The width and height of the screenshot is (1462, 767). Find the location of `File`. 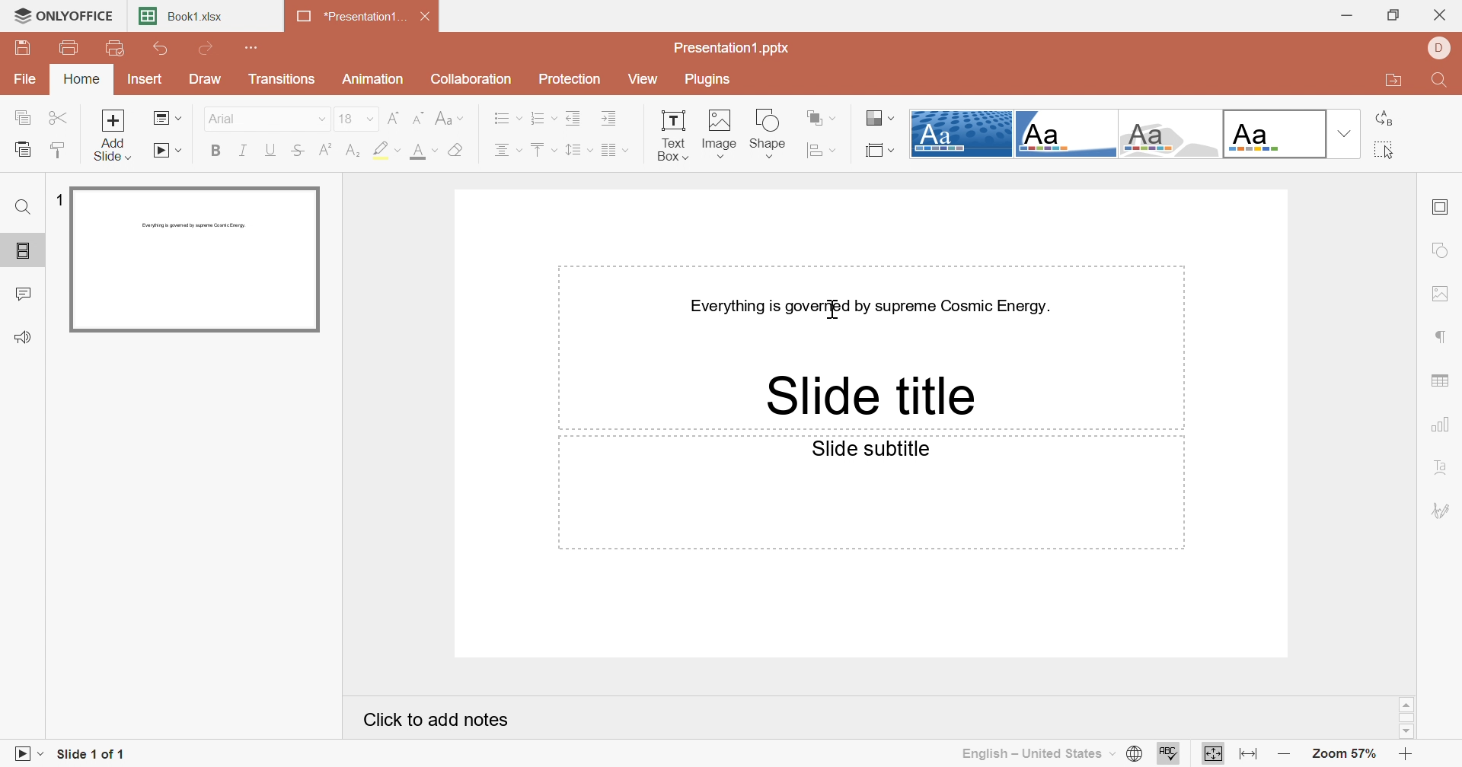

File is located at coordinates (24, 80).